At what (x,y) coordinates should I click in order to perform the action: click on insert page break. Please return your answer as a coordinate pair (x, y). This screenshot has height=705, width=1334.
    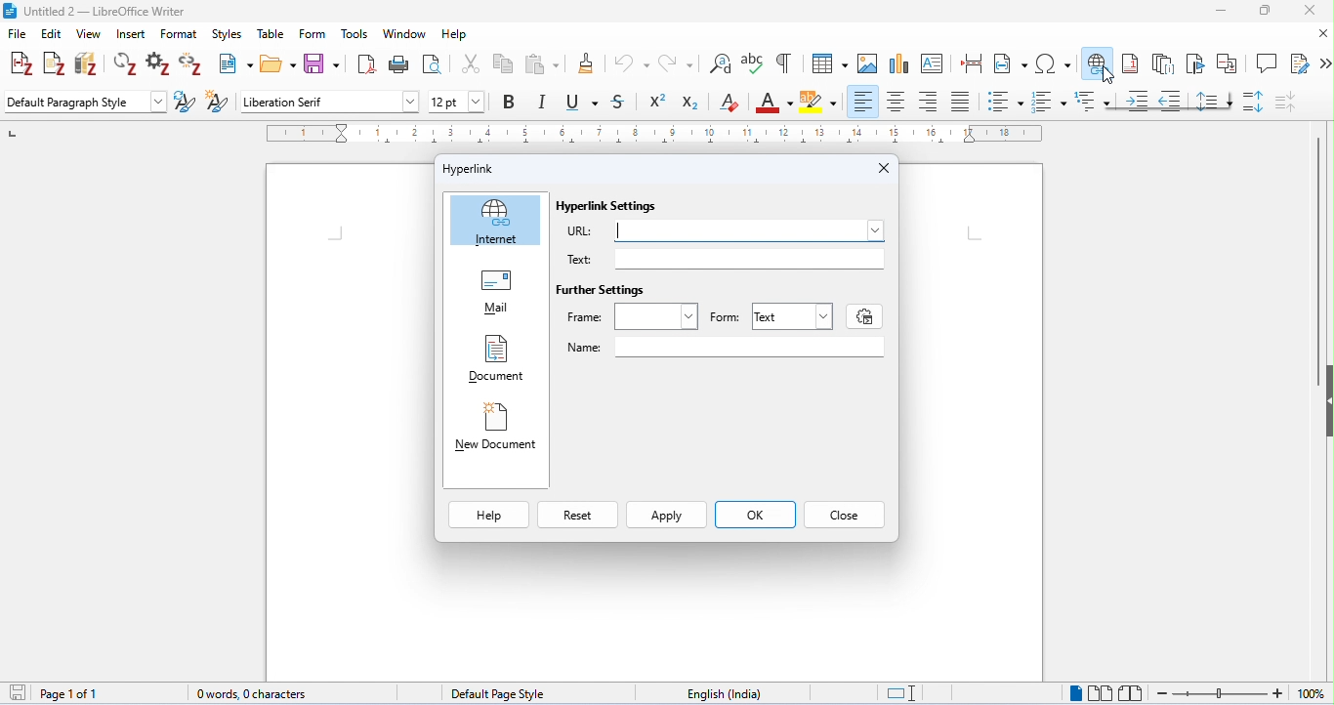
    Looking at the image, I should click on (972, 62).